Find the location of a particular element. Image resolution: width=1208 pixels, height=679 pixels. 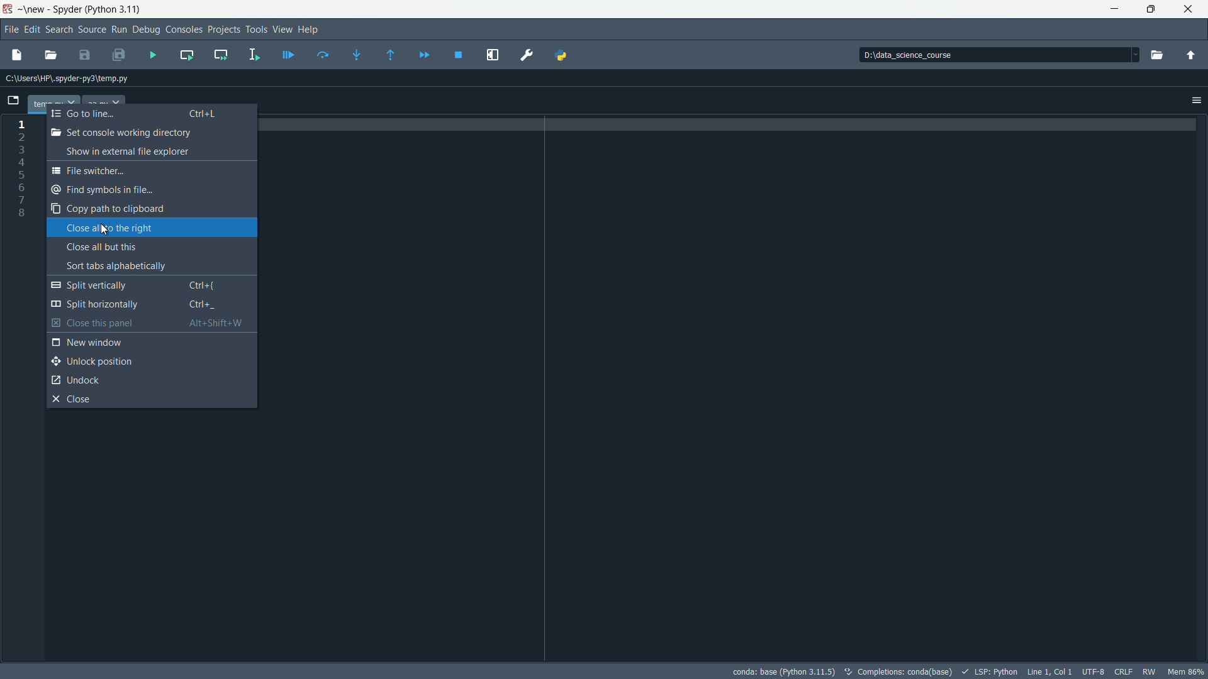

execute until method or funtion return is located at coordinates (392, 55).